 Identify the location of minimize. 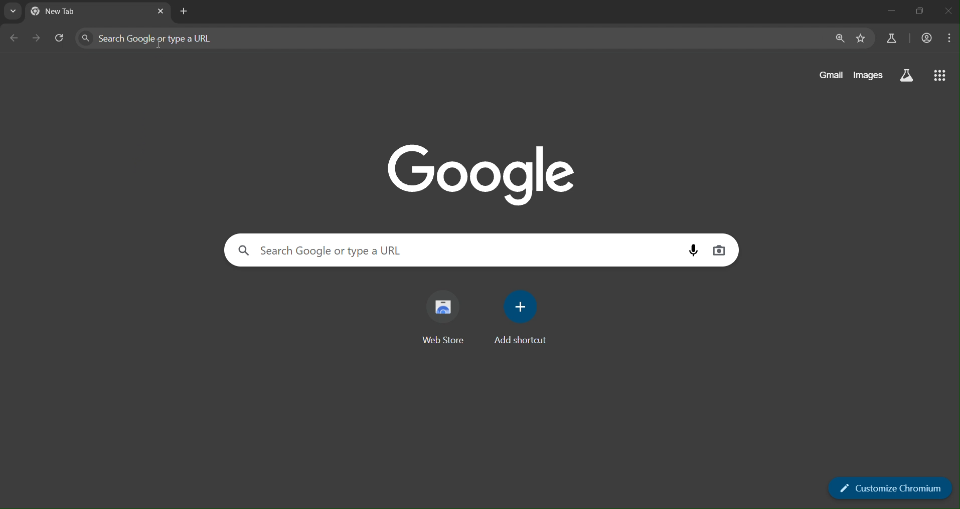
(890, 11).